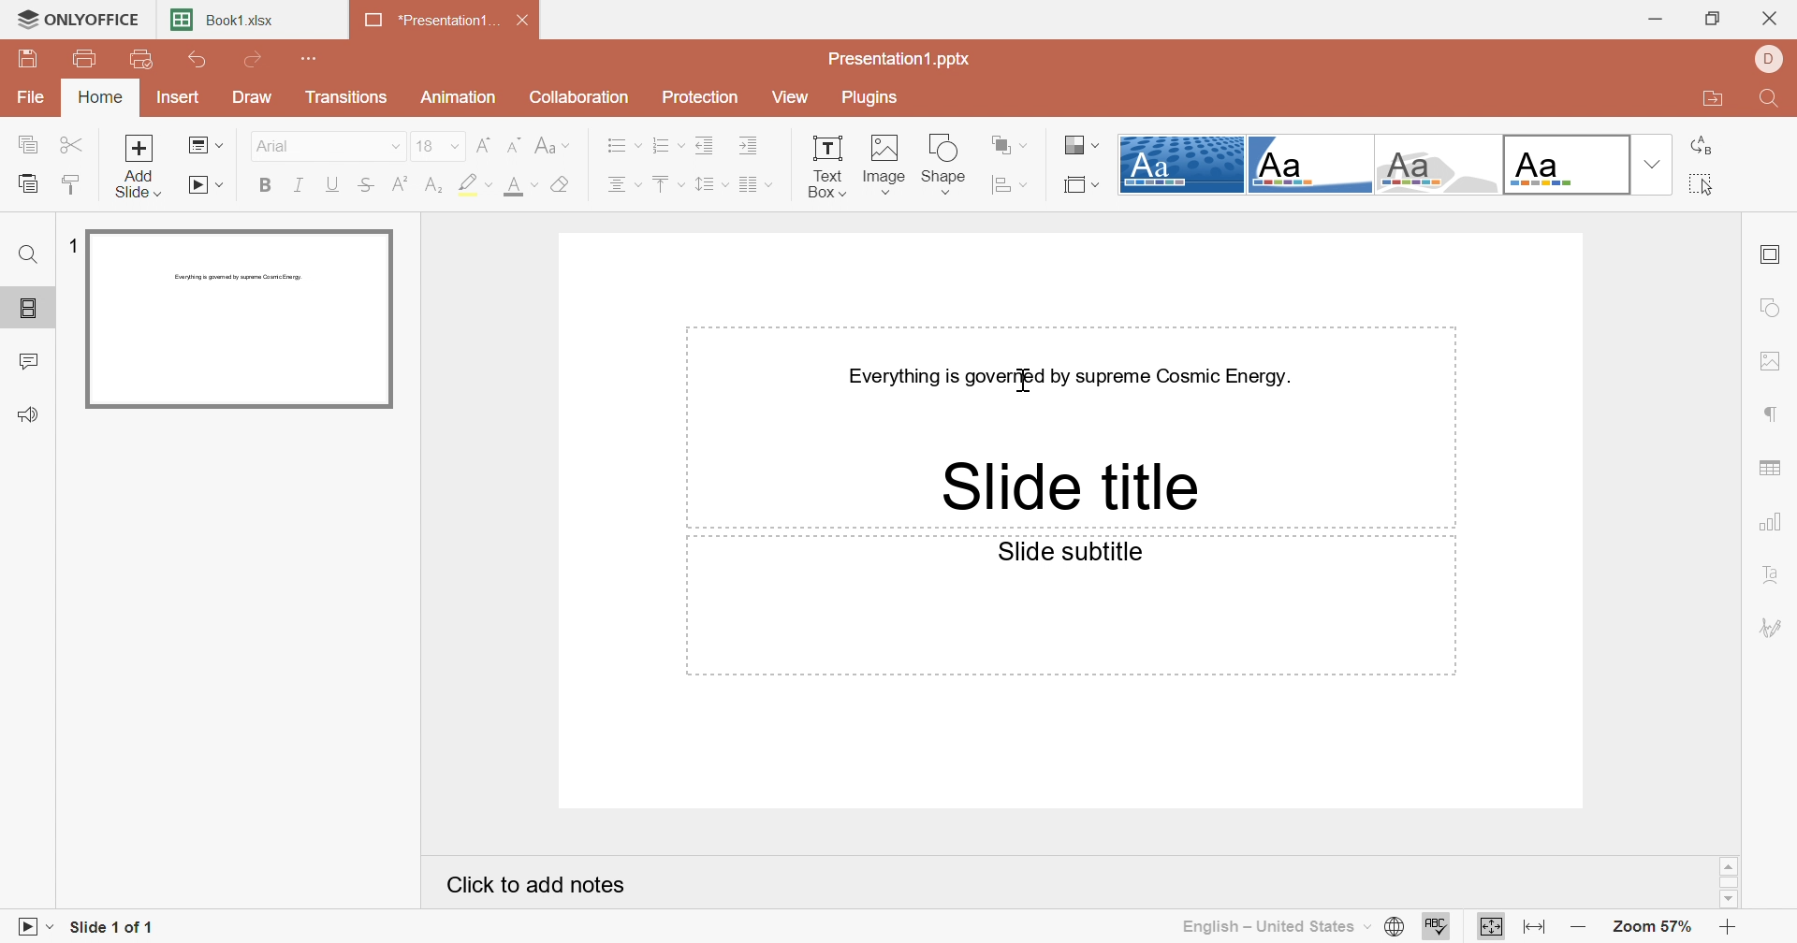 The width and height of the screenshot is (1797, 943). What do you see at coordinates (329, 146) in the screenshot?
I see `Arial` at bounding box center [329, 146].